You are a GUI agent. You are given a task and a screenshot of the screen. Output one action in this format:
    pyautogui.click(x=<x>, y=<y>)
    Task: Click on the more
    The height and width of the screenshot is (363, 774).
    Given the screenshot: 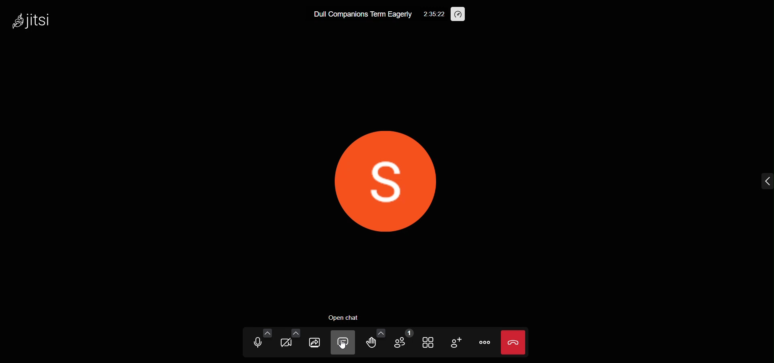 What is the action you would take?
    pyautogui.click(x=485, y=343)
    